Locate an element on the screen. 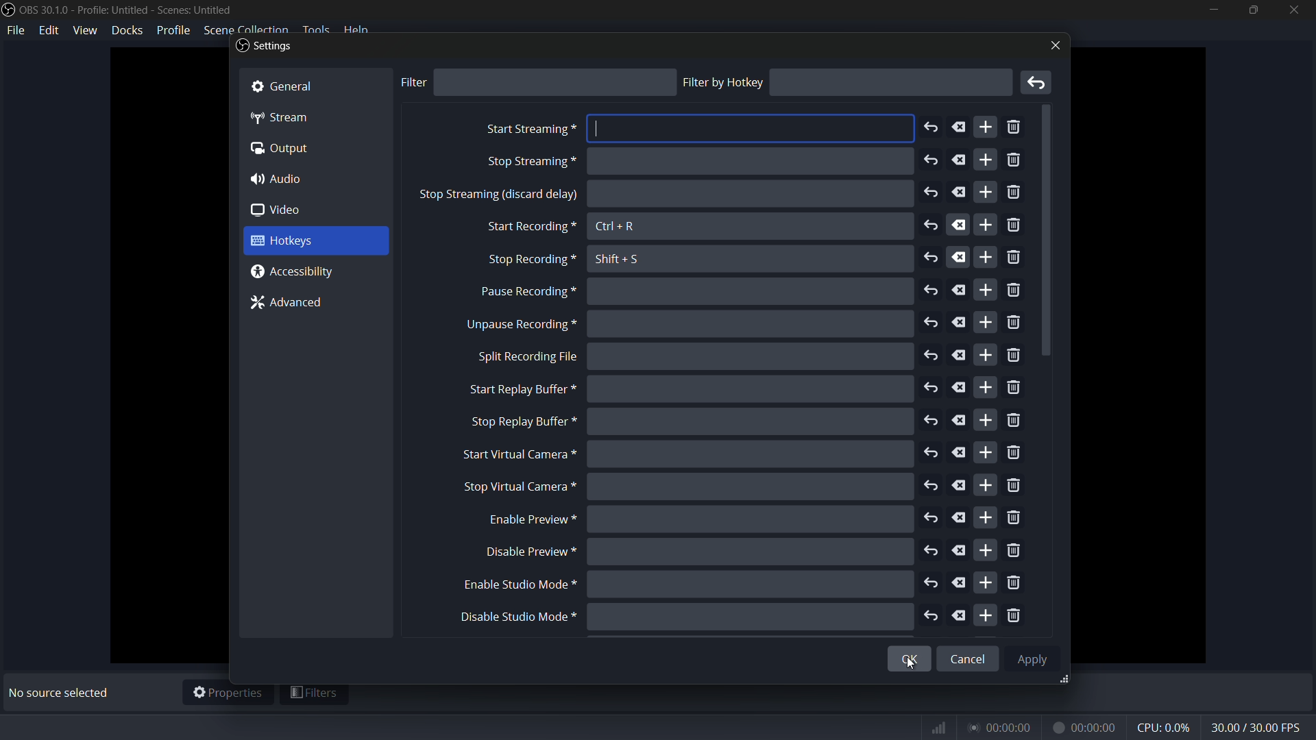  tools menu is located at coordinates (315, 30).